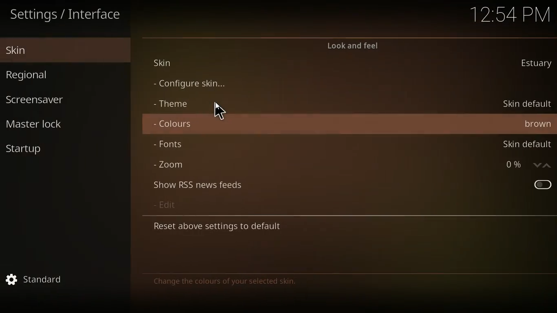  What do you see at coordinates (221, 112) in the screenshot?
I see `cursor` at bounding box center [221, 112].